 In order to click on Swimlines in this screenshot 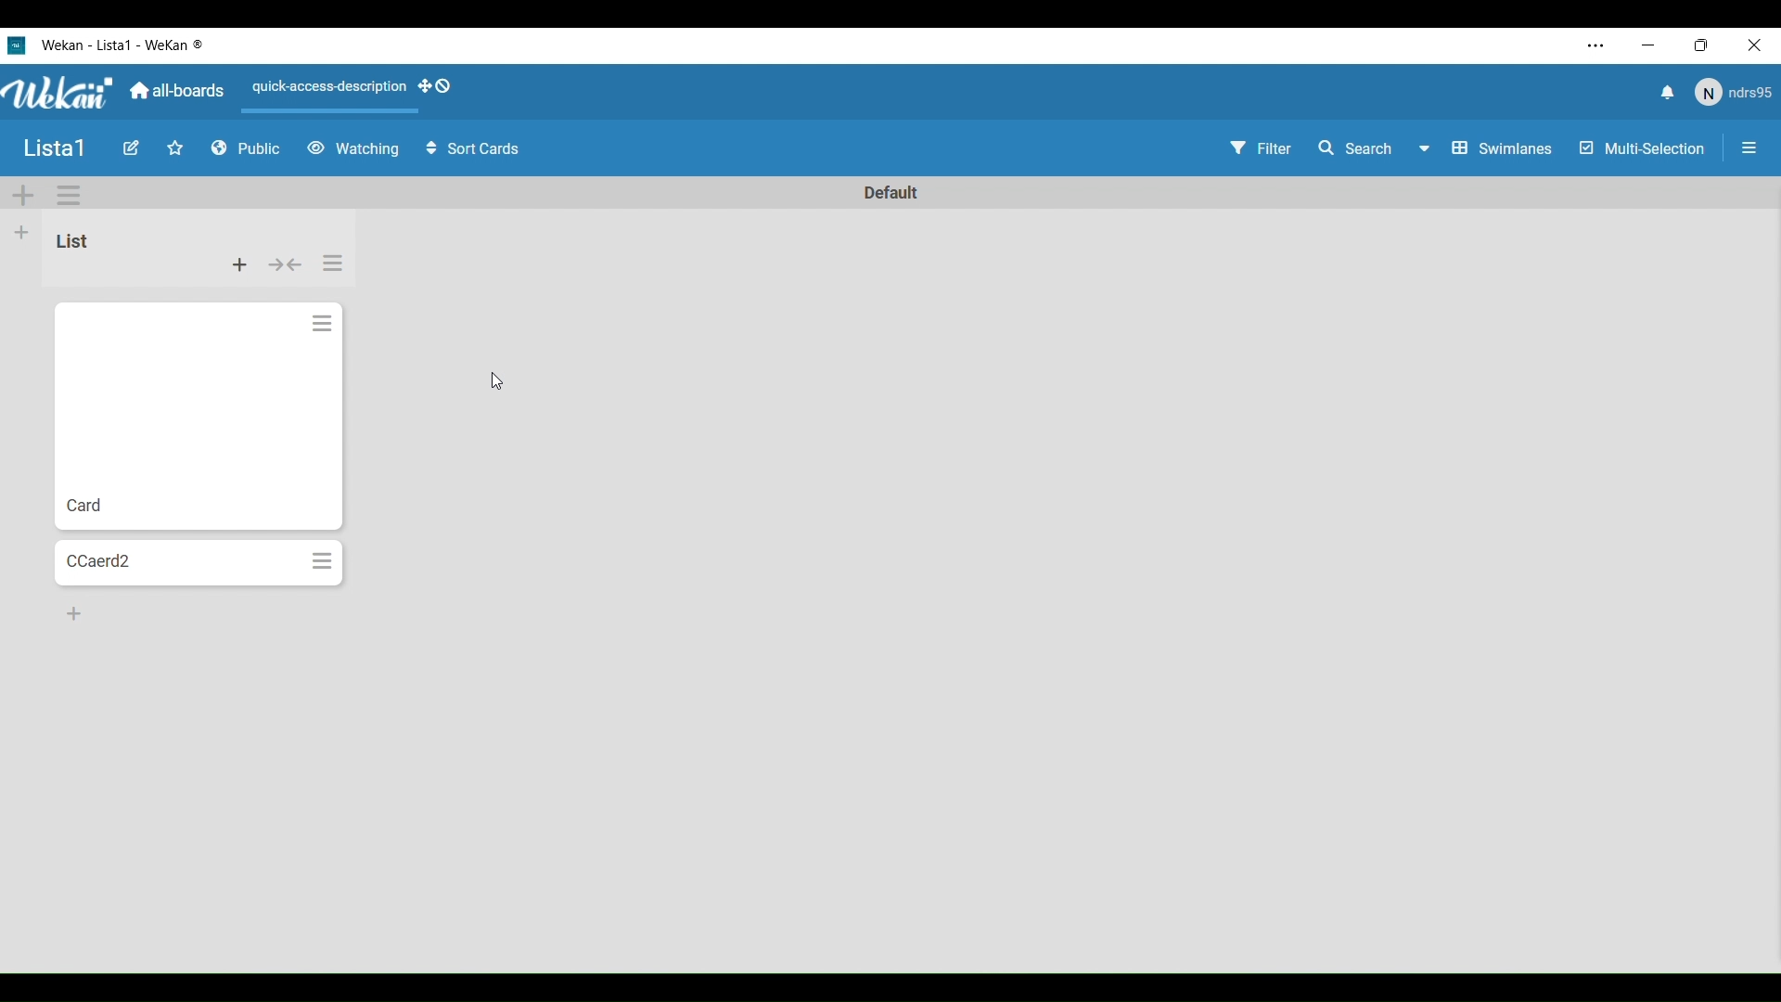, I will do `click(1505, 148)`.